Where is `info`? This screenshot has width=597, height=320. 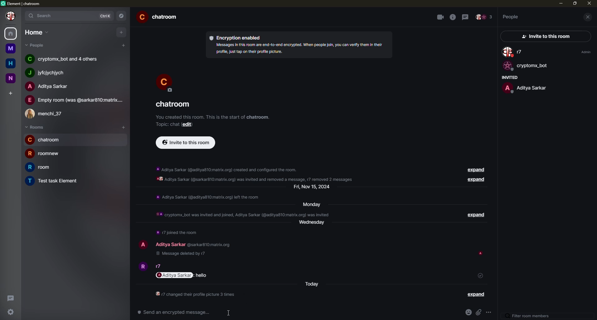
info is located at coordinates (257, 174).